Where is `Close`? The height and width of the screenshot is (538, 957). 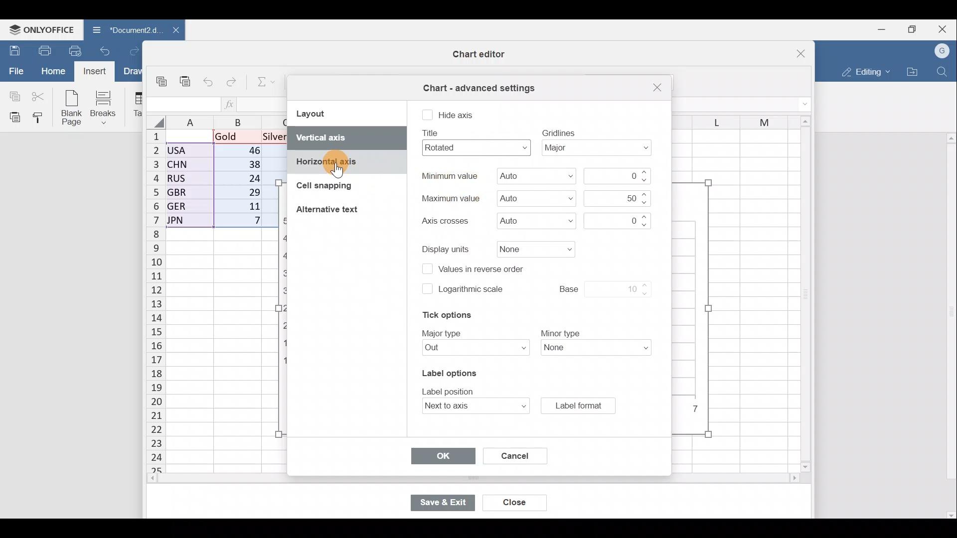 Close is located at coordinates (944, 27).